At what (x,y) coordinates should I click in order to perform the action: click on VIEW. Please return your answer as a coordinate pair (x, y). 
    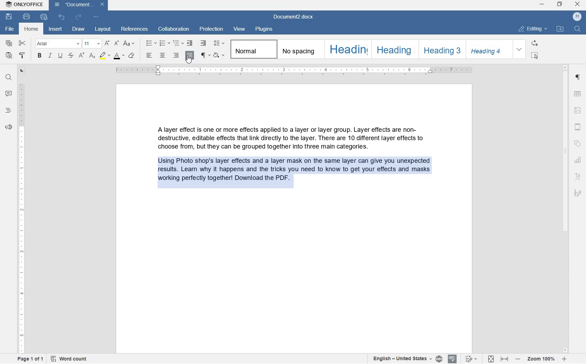
    Looking at the image, I should click on (238, 29).